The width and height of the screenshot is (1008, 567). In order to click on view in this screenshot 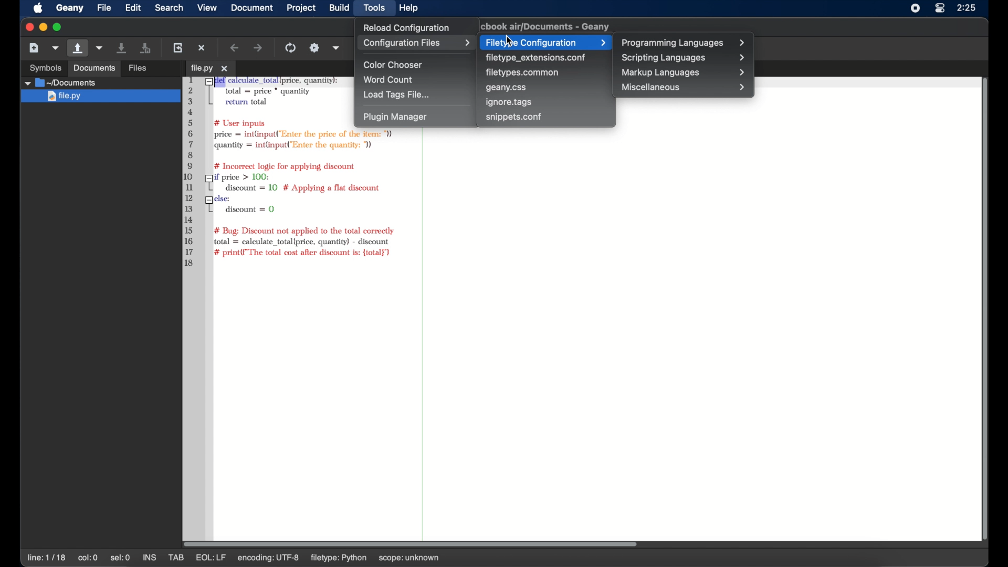, I will do `click(207, 8)`.